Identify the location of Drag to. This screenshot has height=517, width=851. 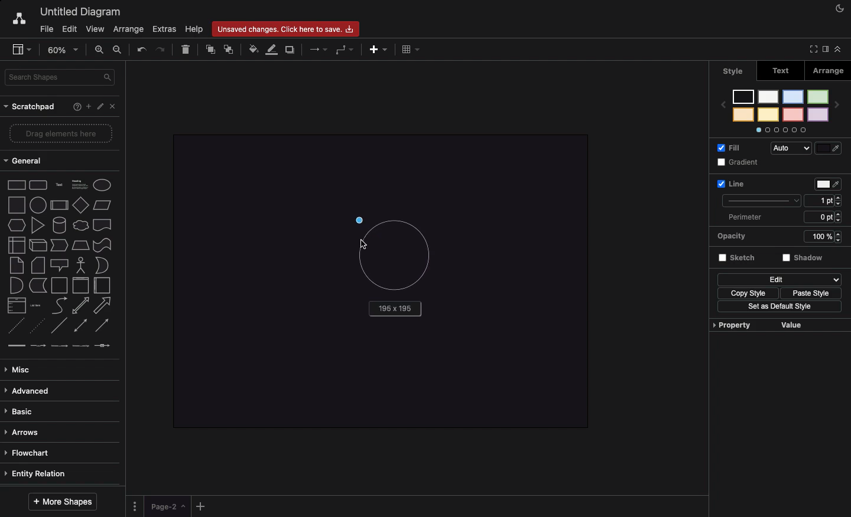
(360, 220).